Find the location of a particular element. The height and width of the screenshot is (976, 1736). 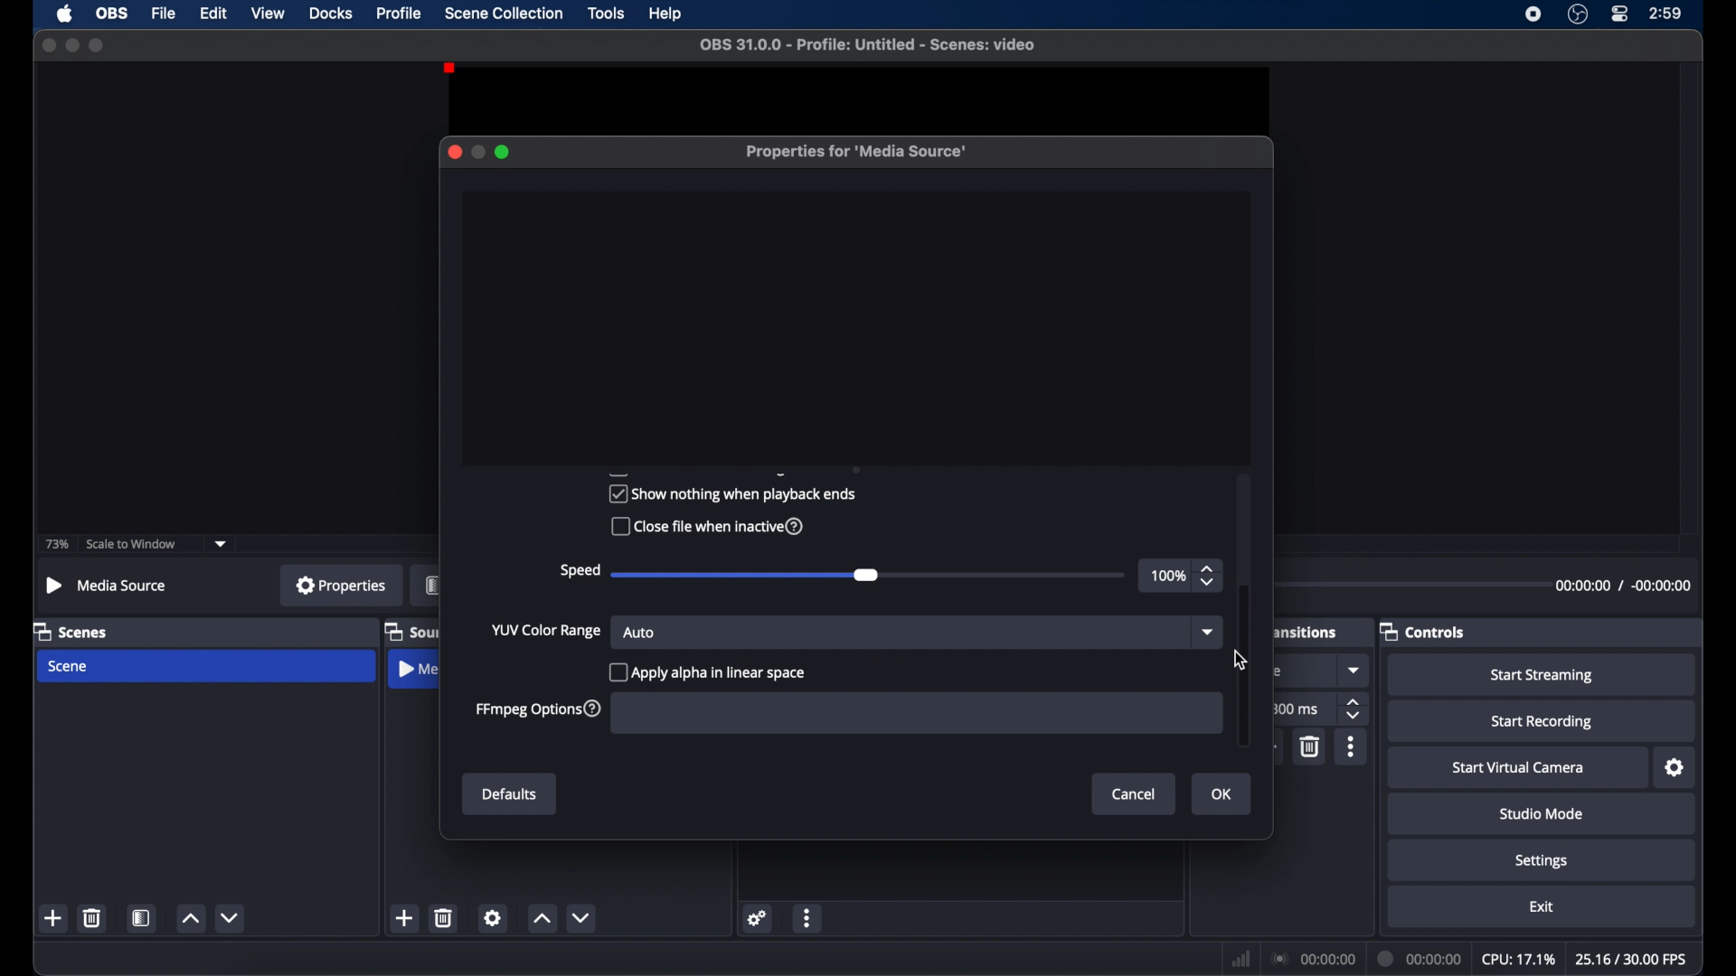

add is located at coordinates (1268, 747).